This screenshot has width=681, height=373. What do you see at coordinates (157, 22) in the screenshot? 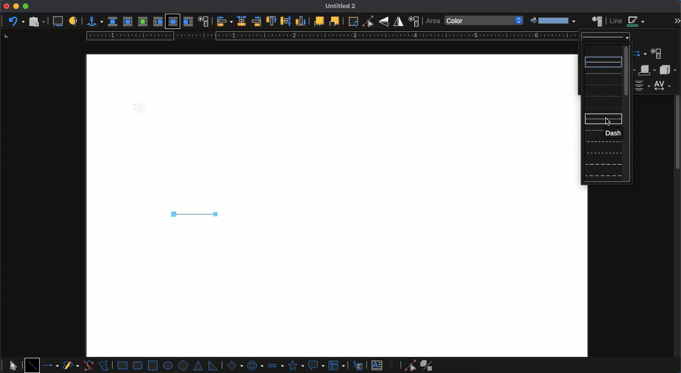
I see `before` at bounding box center [157, 22].